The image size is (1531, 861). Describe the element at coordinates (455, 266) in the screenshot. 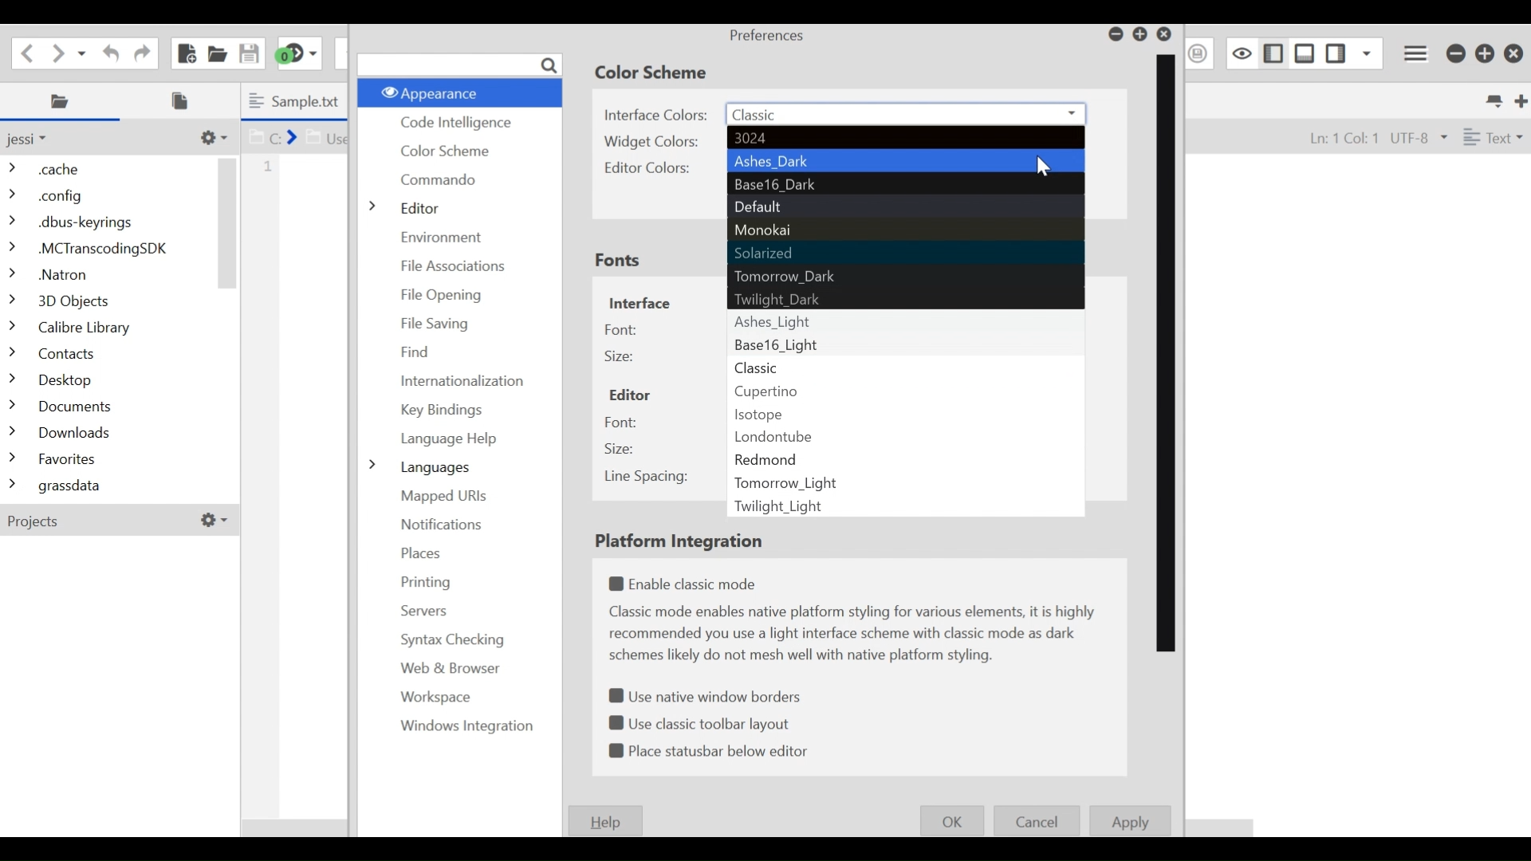

I see `File Association` at that location.